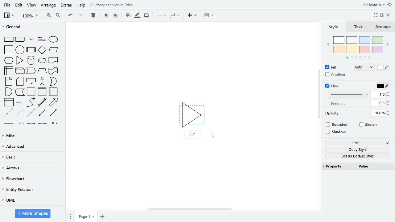 This screenshot has height=222, width=395. Describe the element at coordinates (55, 102) in the screenshot. I see `arrow` at that location.